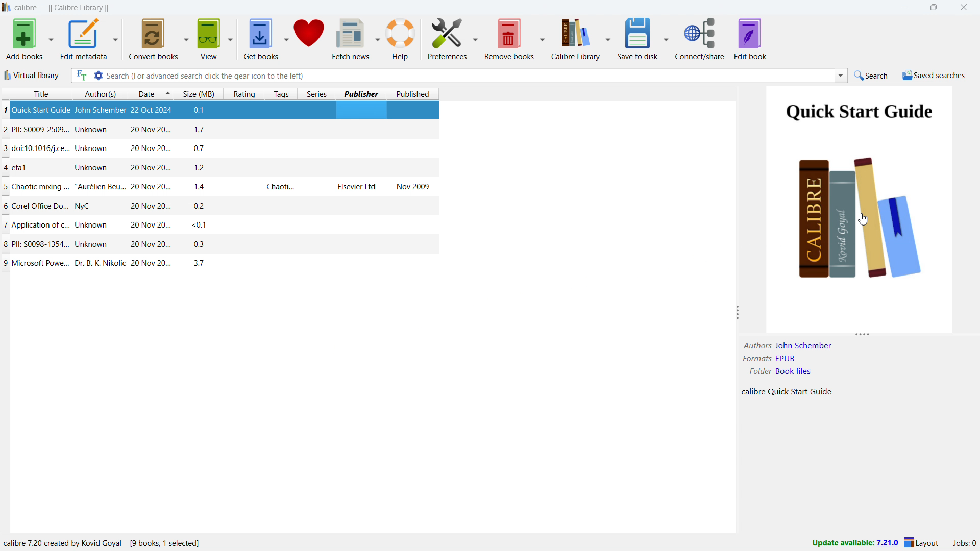 This screenshot has width=980, height=551. I want to click on Image , so click(860, 209).